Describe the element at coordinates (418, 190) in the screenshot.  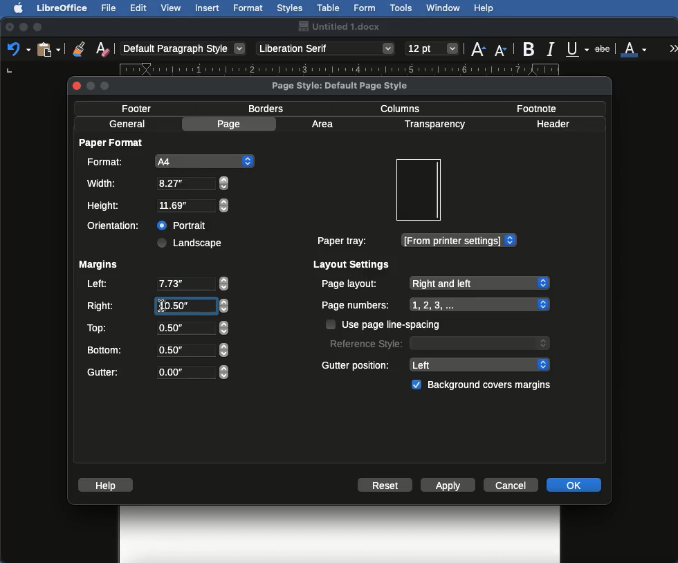
I see `Preview` at that location.